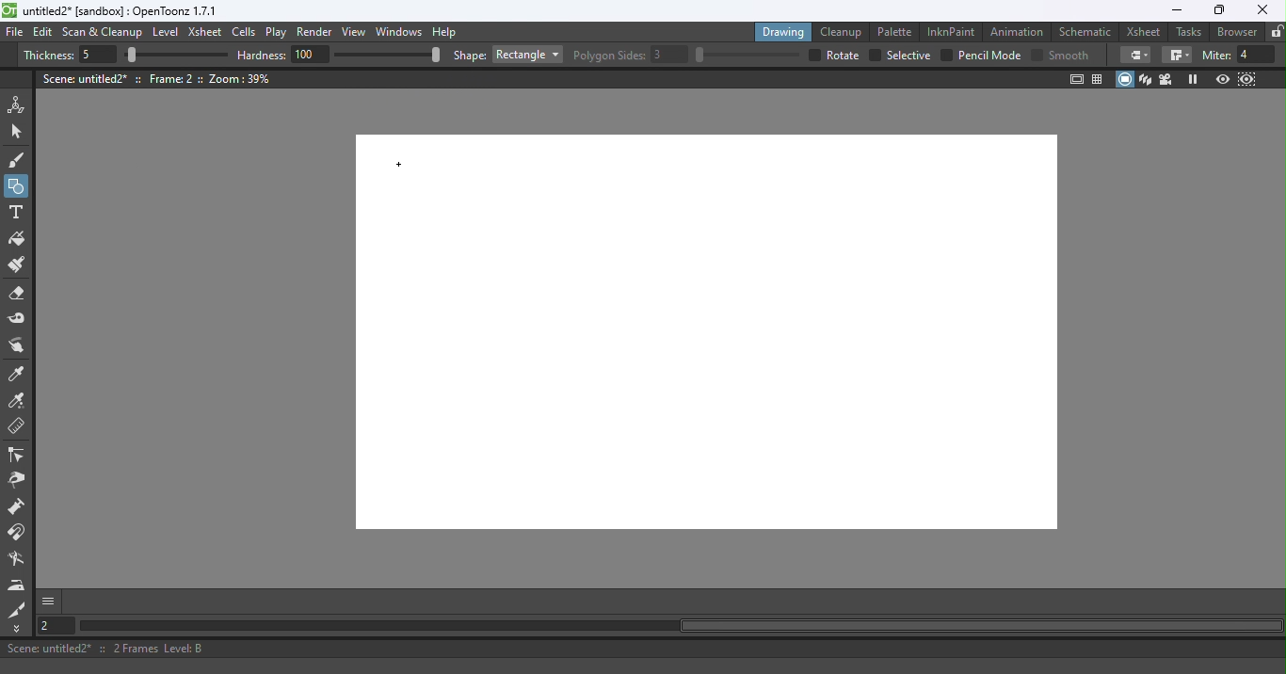  I want to click on Tasks, so click(1190, 32).